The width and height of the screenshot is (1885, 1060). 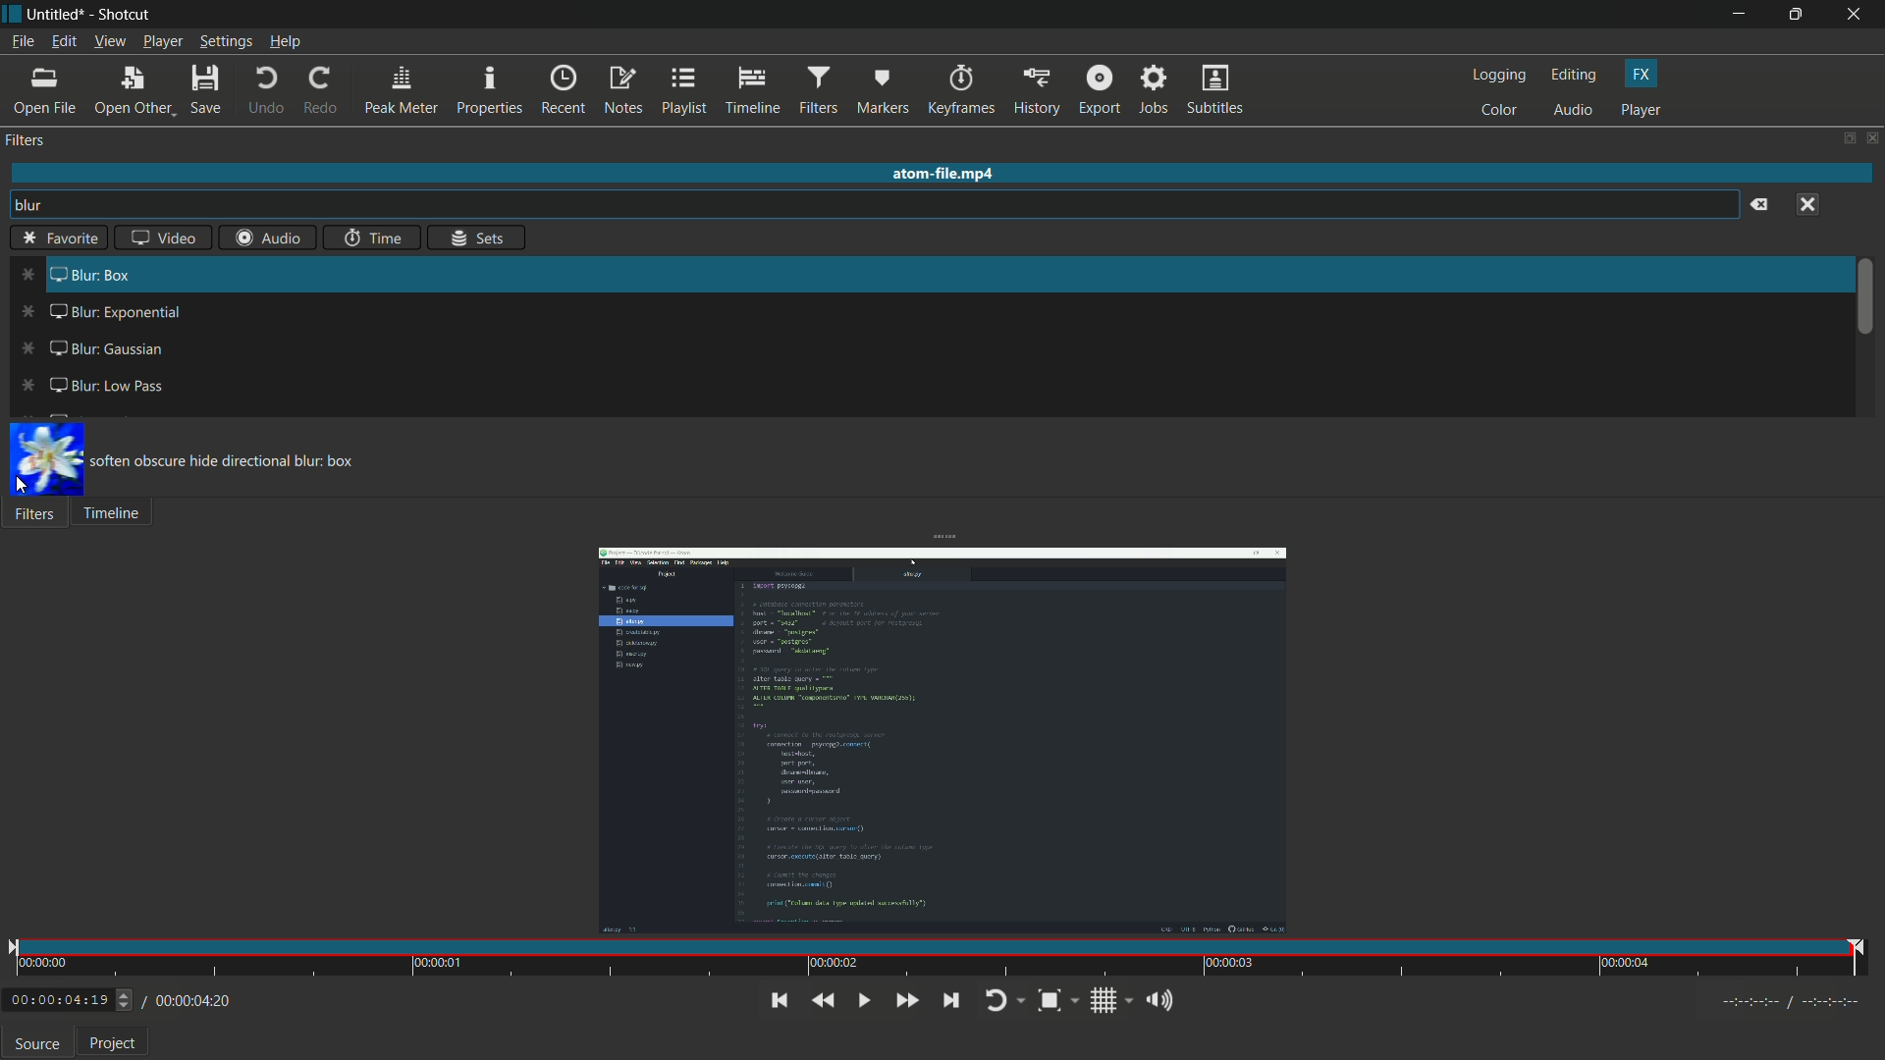 I want to click on keyframes, so click(x=962, y=91).